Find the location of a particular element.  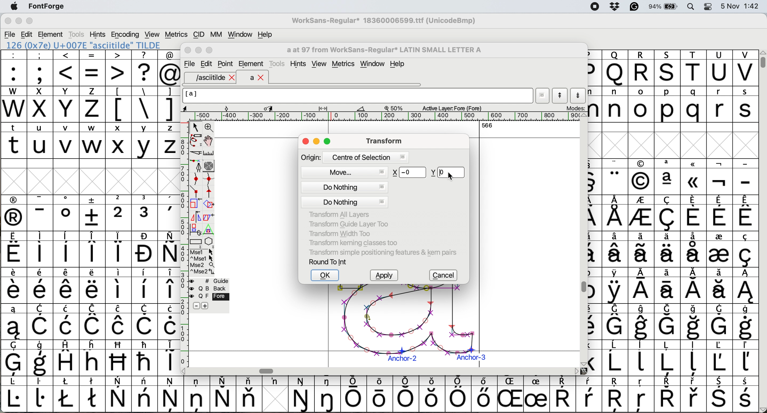

zoom in is located at coordinates (210, 128).